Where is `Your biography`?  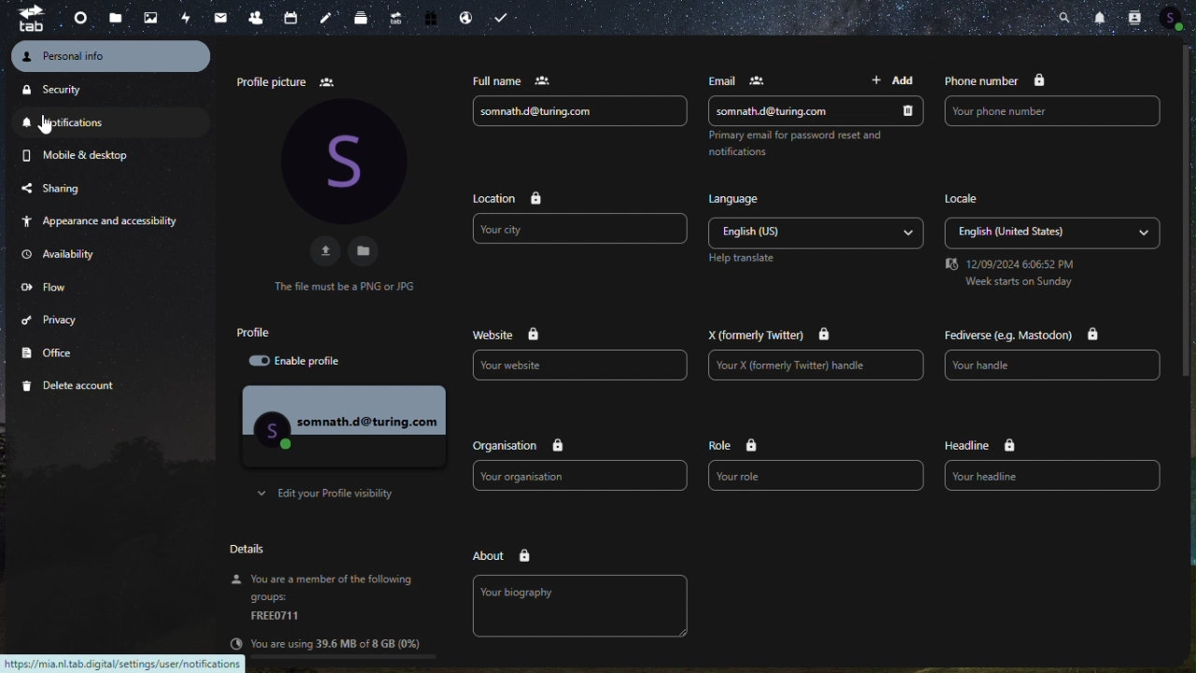
Your biography is located at coordinates (582, 605).